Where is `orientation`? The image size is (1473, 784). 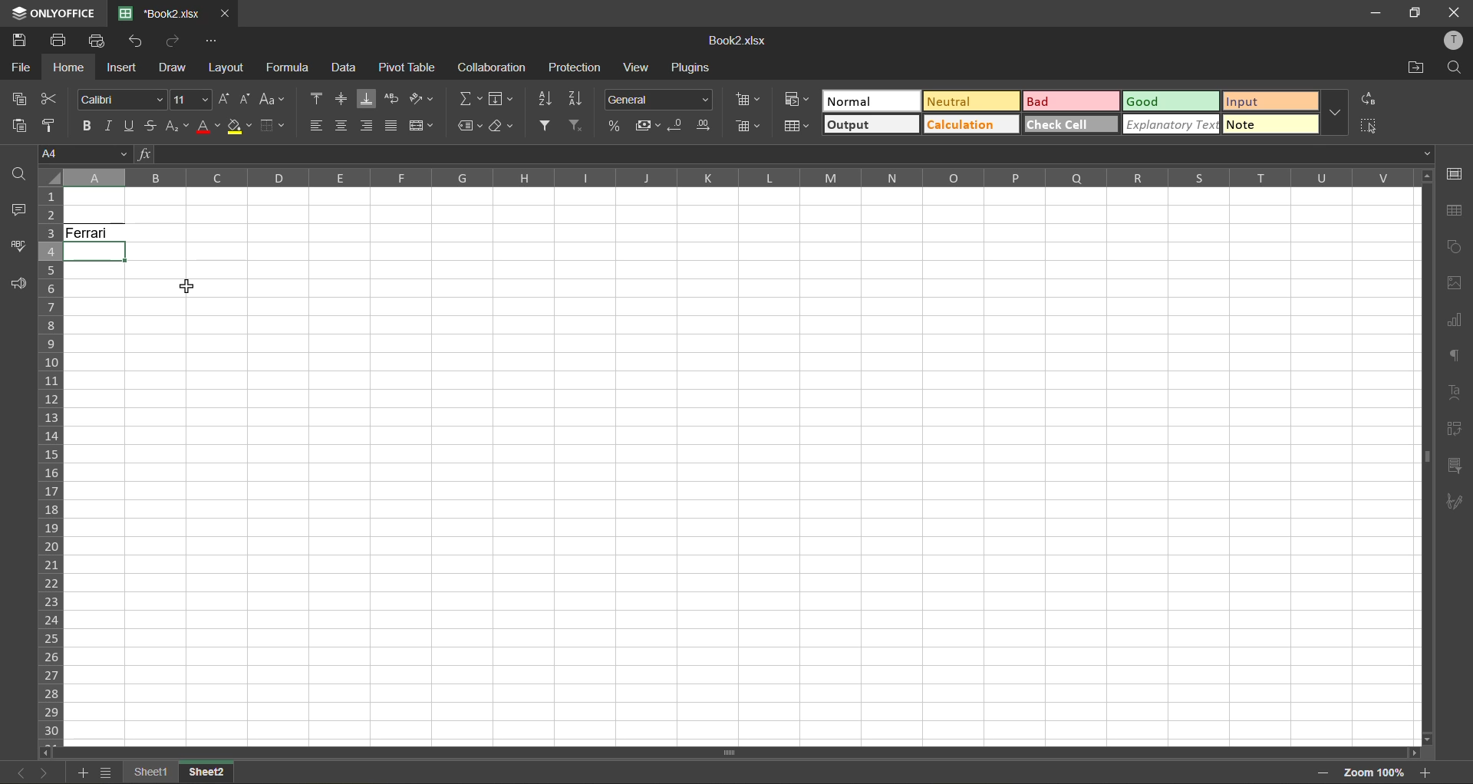 orientation is located at coordinates (420, 96).